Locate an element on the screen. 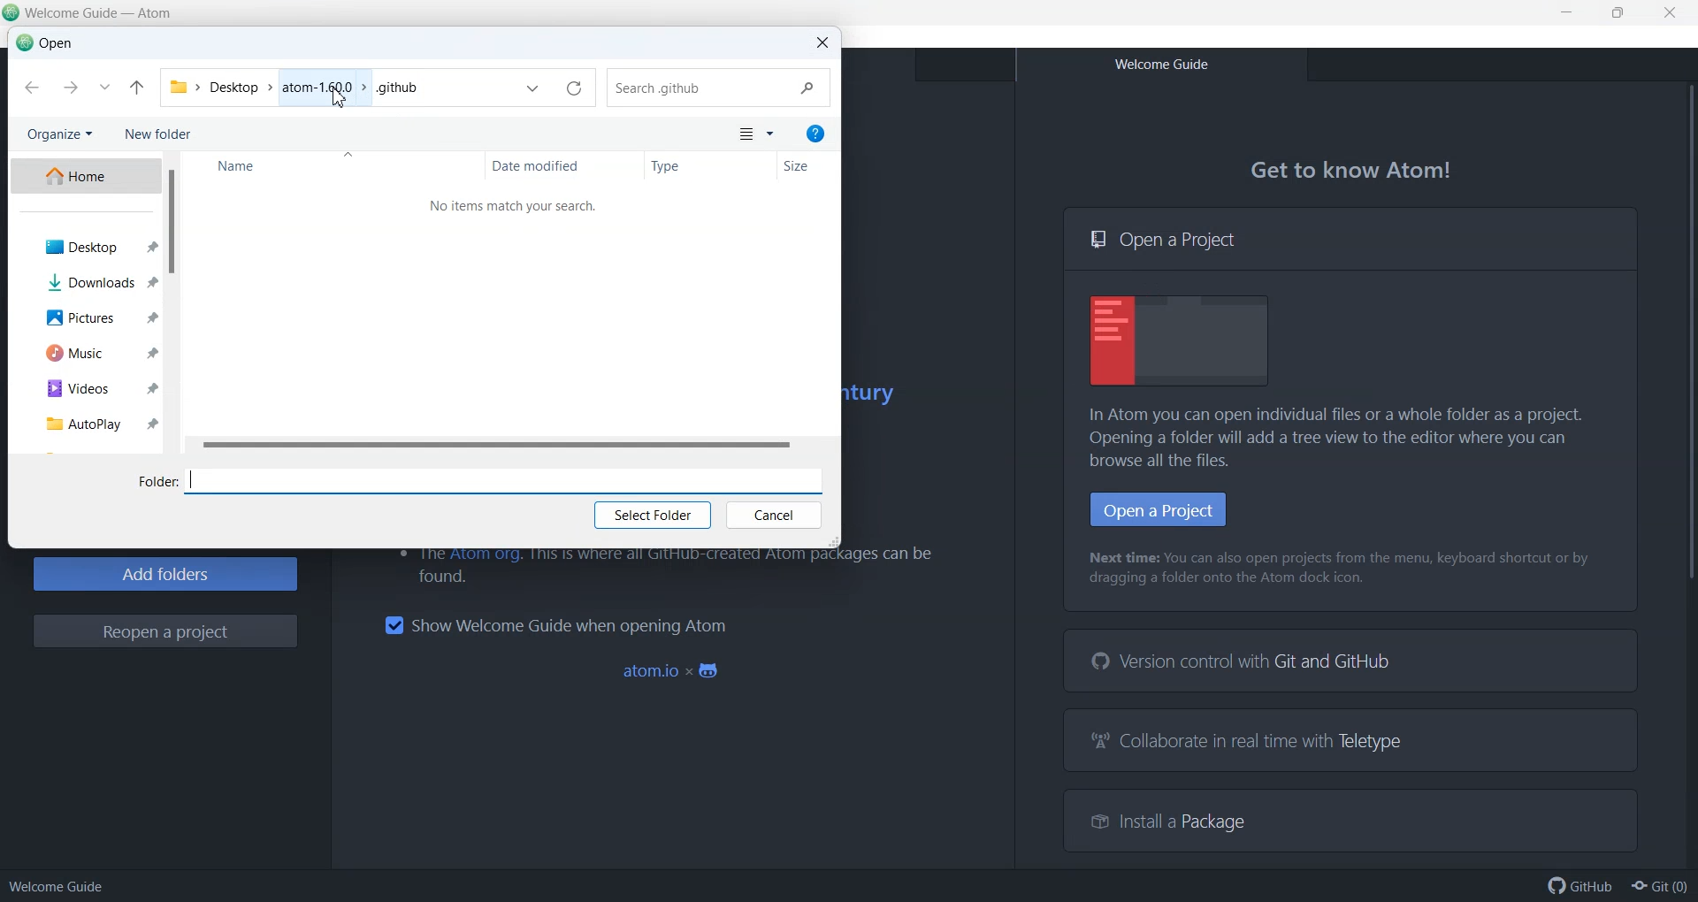 The height and width of the screenshot is (902, 1698). Open Project is located at coordinates (1159, 509).